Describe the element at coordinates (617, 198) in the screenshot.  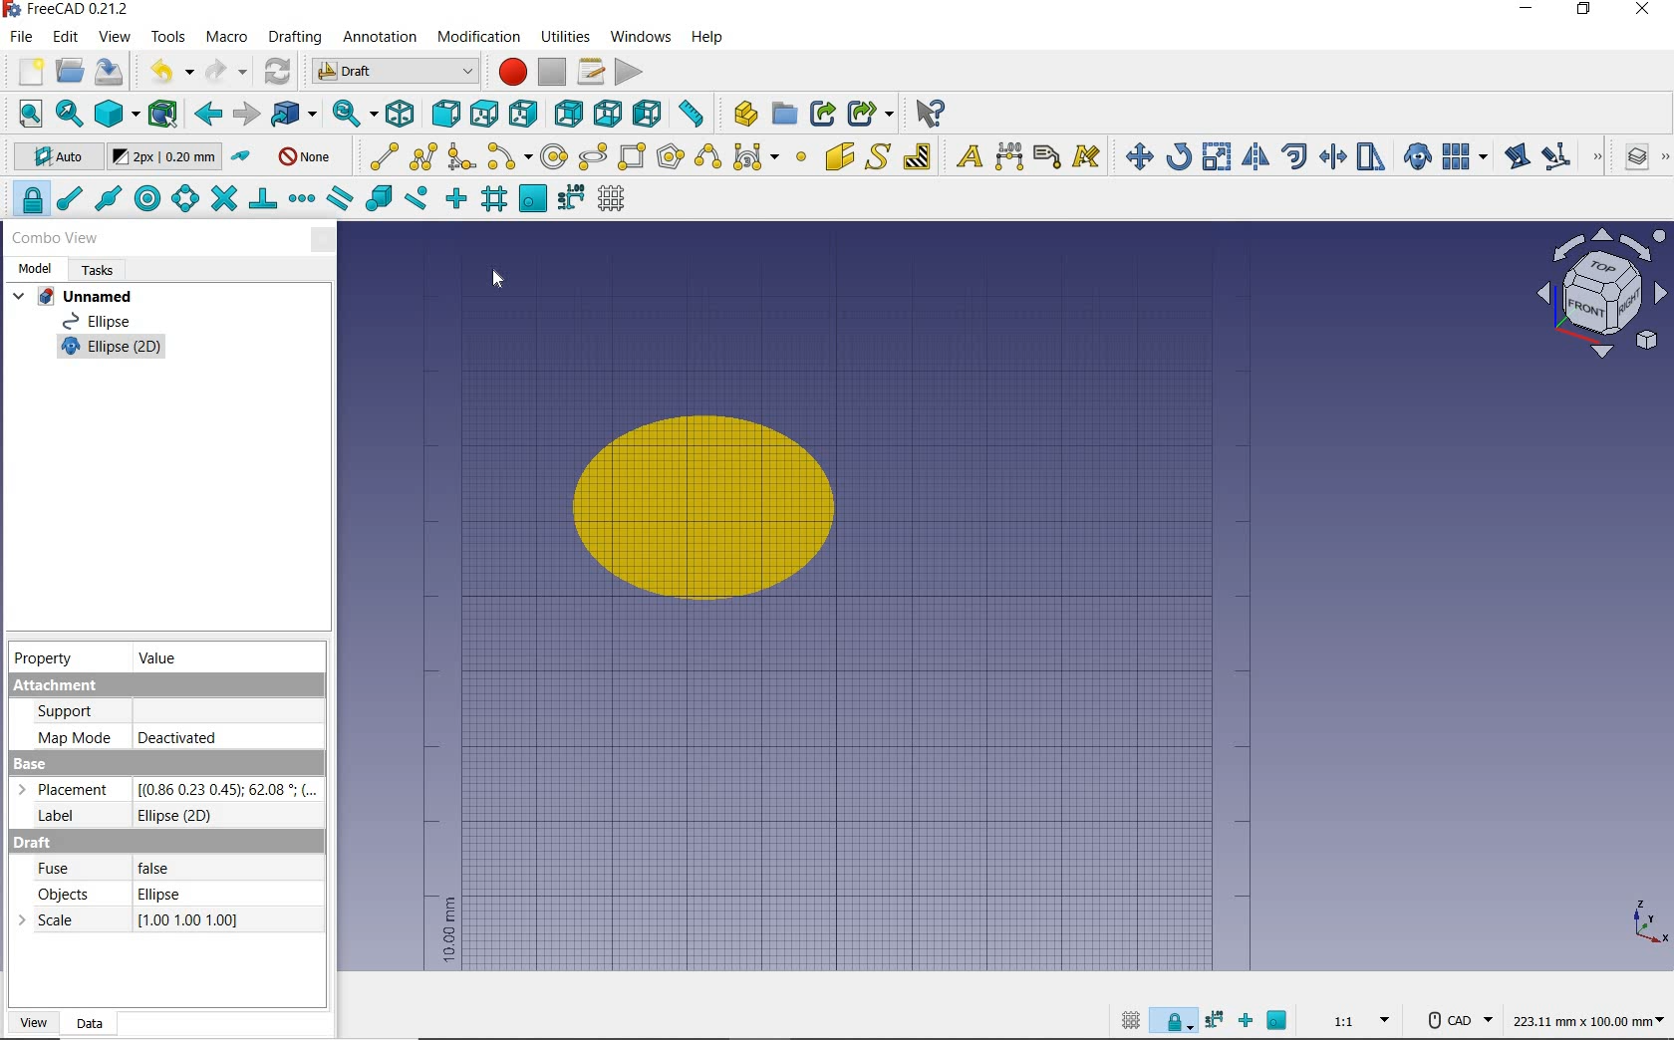
I see `toggle grid` at that location.